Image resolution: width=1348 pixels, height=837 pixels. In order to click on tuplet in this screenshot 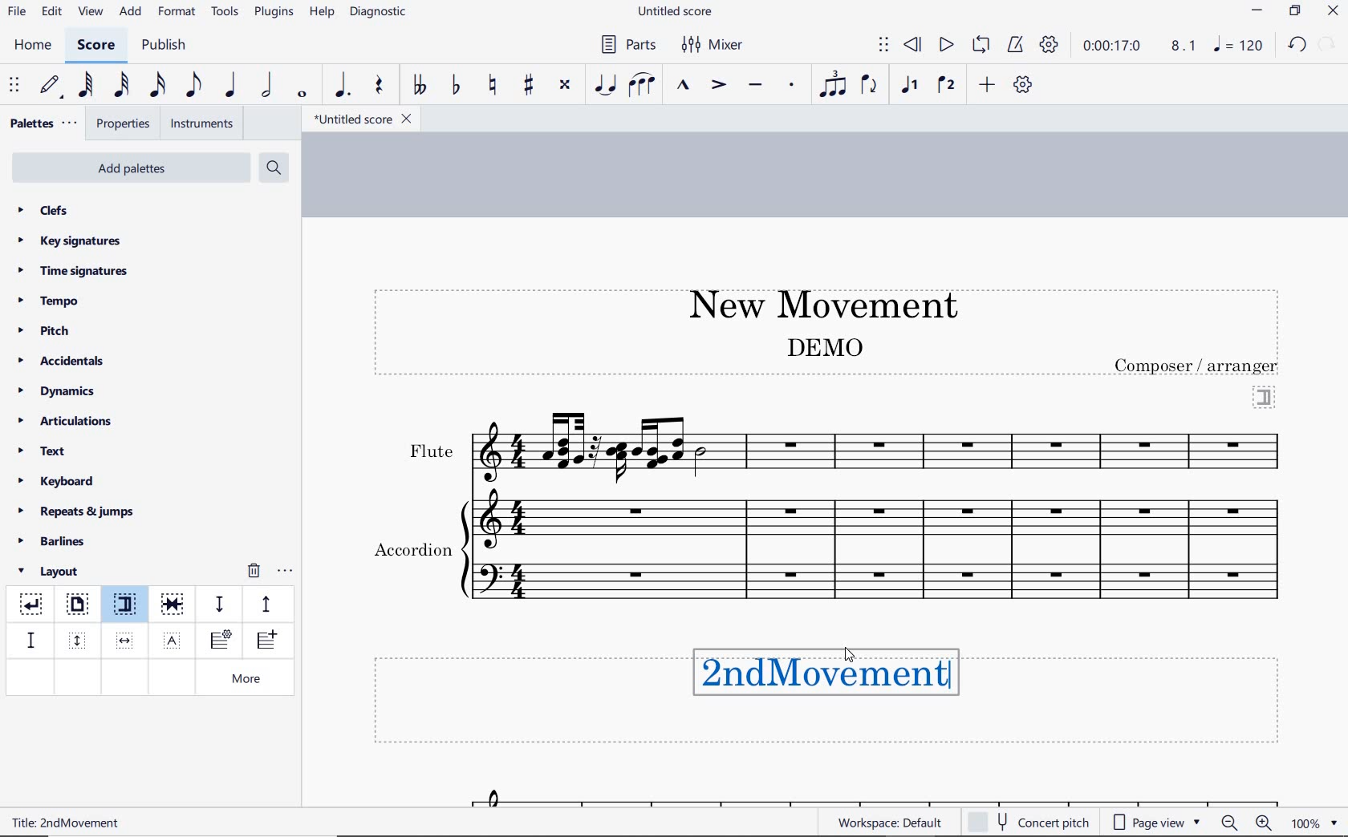, I will do `click(830, 84)`.